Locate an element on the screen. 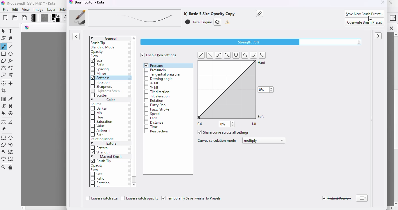  move a layer is located at coordinates (11, 84).